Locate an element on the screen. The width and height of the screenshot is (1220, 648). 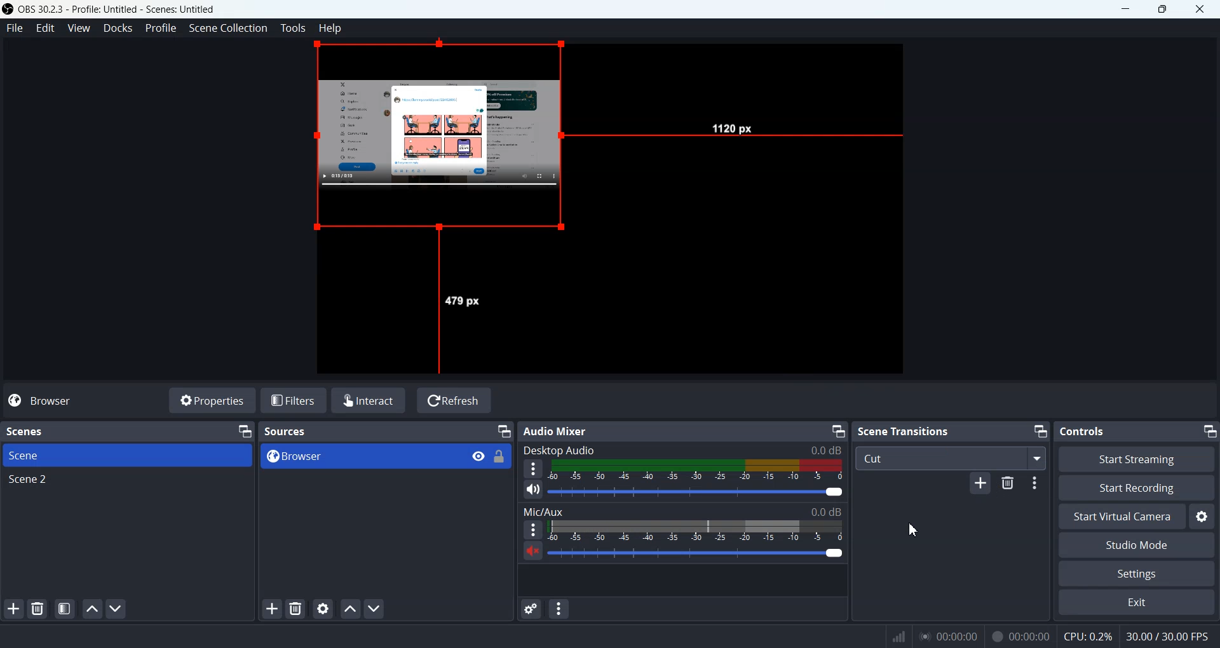
More is located at coordinates (532, 529).